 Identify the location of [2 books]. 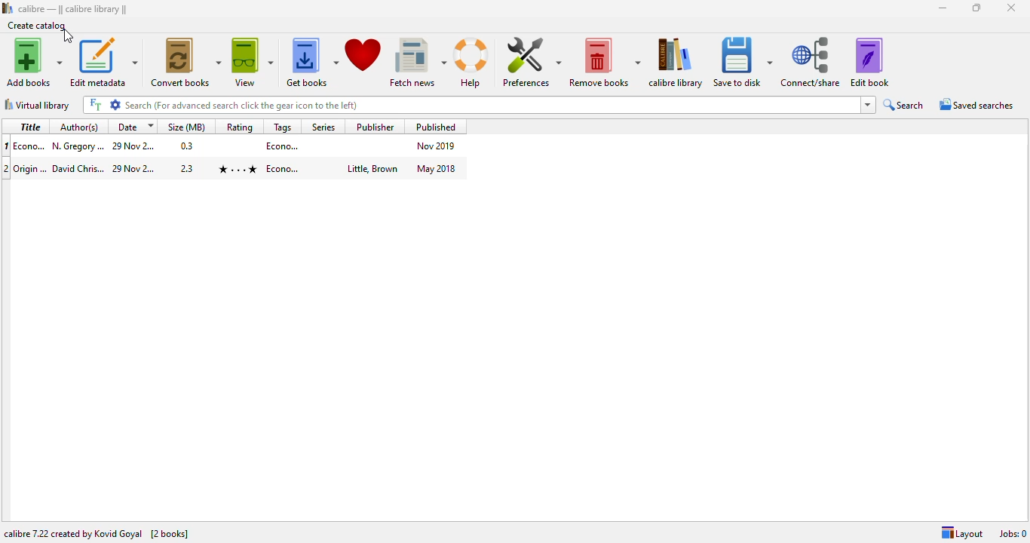
(170, 533).